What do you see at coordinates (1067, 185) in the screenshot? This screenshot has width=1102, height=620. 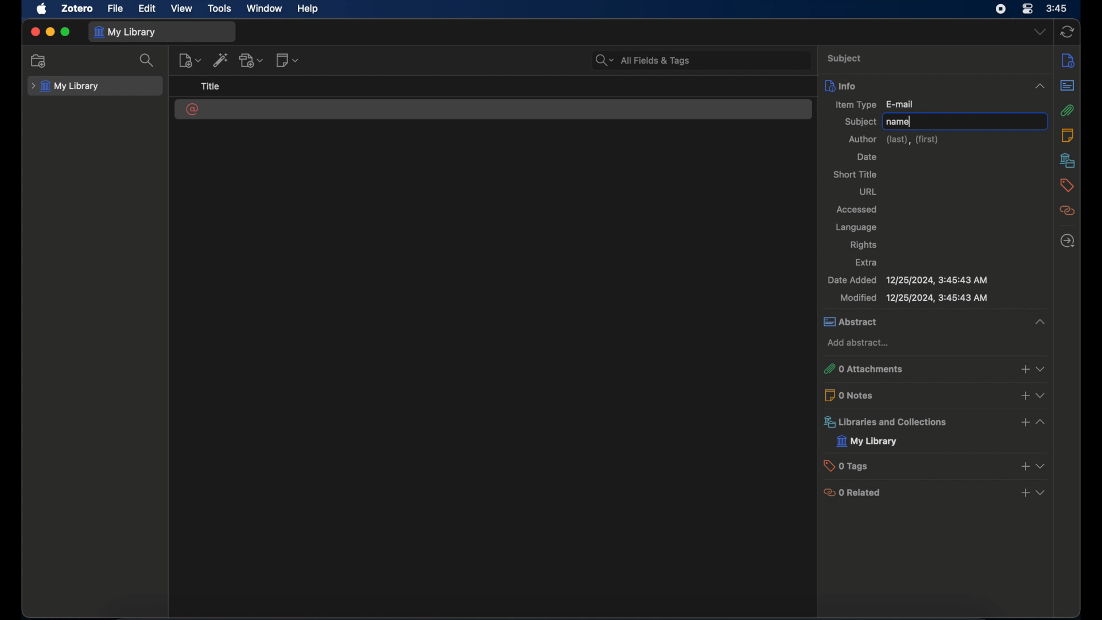 I see `tags` at bounding box center [1067, 185].